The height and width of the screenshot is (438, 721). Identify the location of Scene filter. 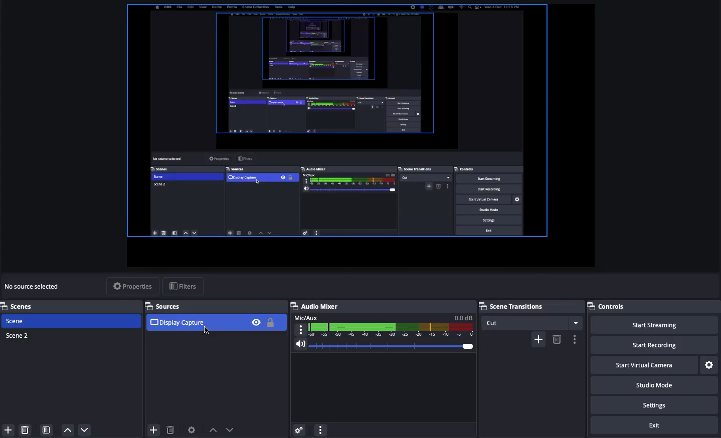
(47, 429).